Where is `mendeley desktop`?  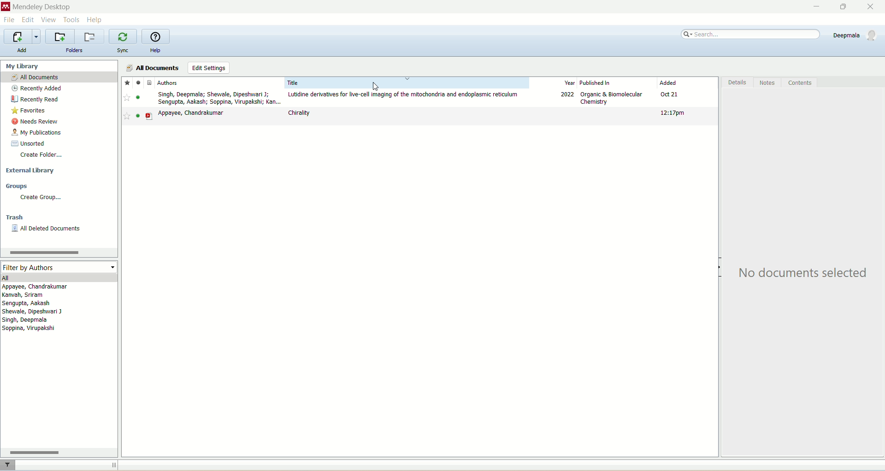 mendeley desktop is located at coordinates (45, 6).